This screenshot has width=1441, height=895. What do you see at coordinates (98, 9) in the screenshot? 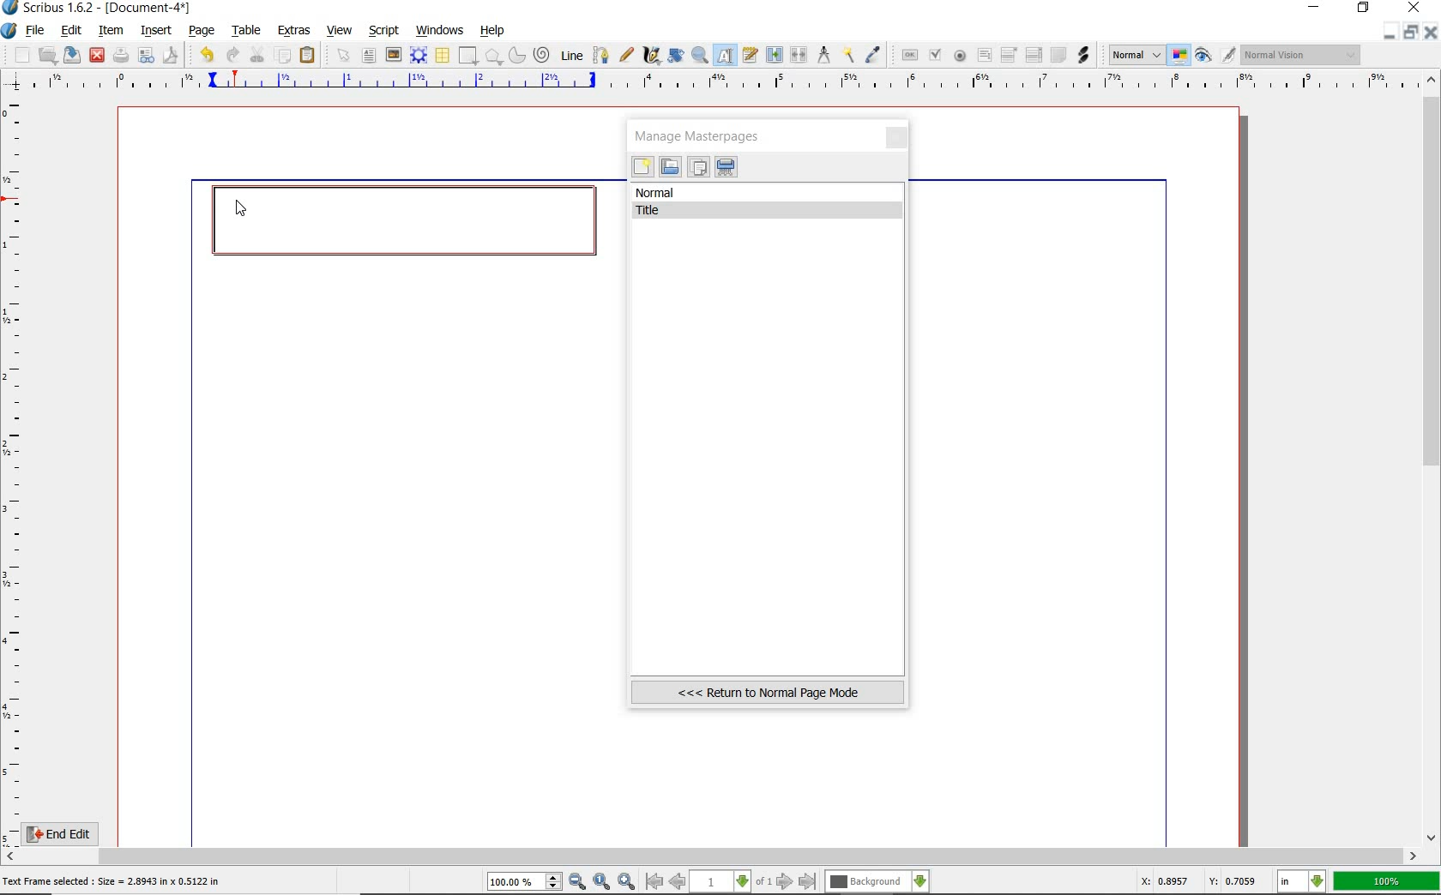
I see `Scribus 1.6.2 - [Document-4*]` at bounding box center [98, 9].